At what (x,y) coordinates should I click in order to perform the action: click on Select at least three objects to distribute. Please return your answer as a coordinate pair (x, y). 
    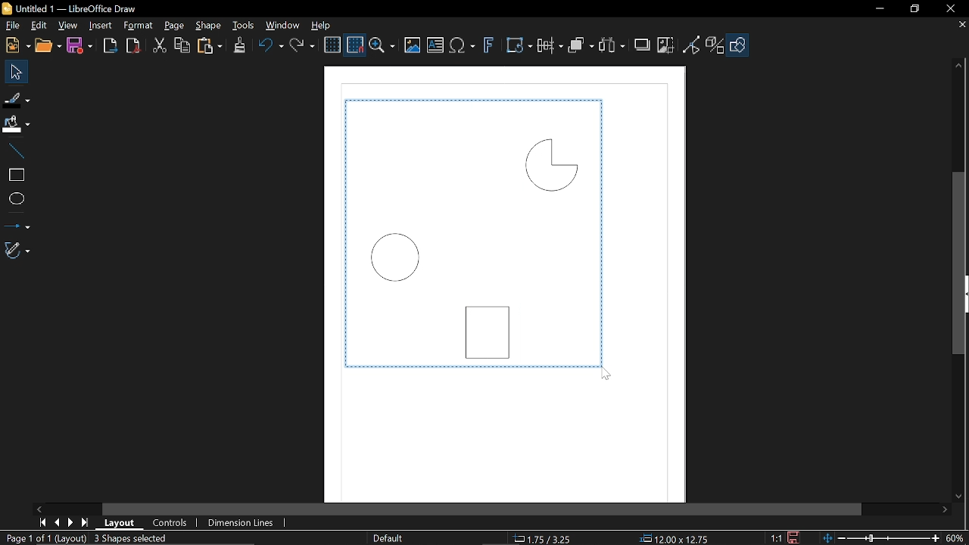
    Looking at the image, I should click on (613, 45).